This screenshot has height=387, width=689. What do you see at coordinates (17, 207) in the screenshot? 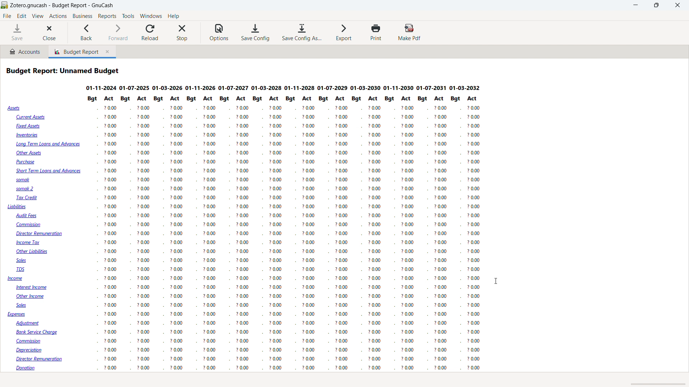
I see `Liabilities` at bounding box center [17, 207].